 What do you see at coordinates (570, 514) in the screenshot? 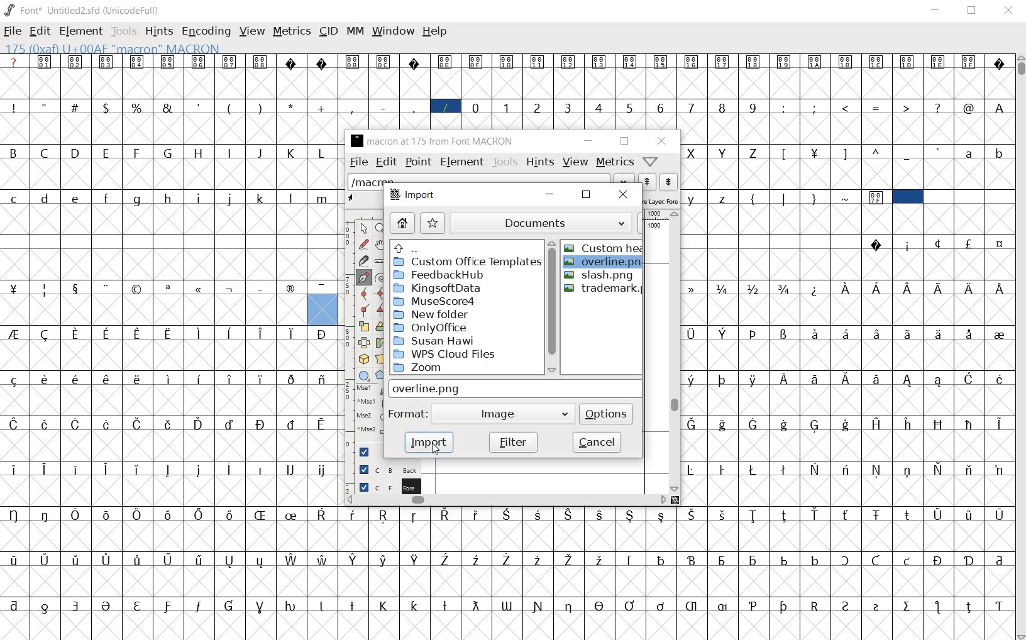
I see `Symbol` at bounding box center [570, 514].